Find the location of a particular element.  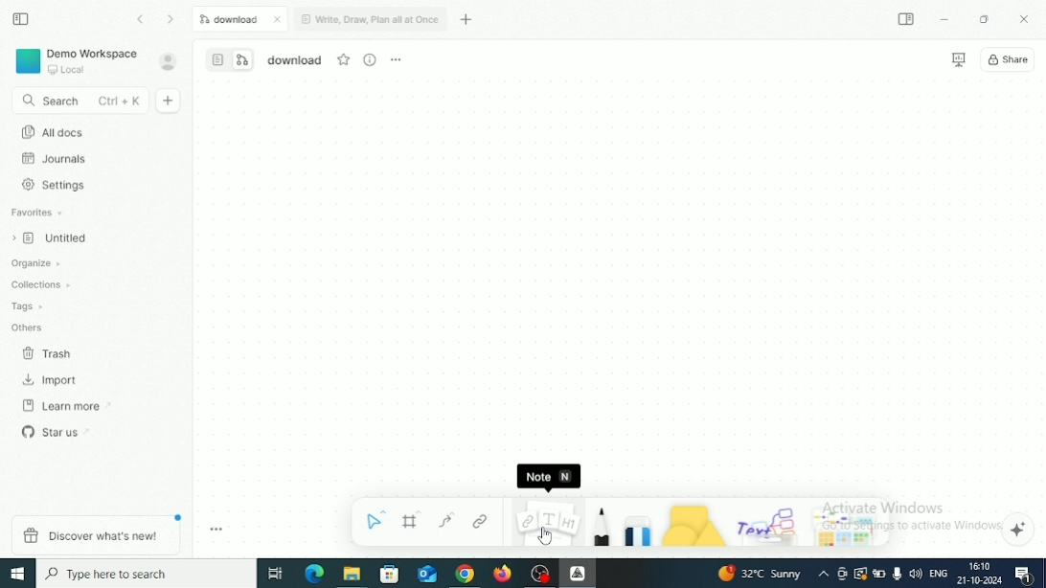

Frame is located at coordinates (414, 520).